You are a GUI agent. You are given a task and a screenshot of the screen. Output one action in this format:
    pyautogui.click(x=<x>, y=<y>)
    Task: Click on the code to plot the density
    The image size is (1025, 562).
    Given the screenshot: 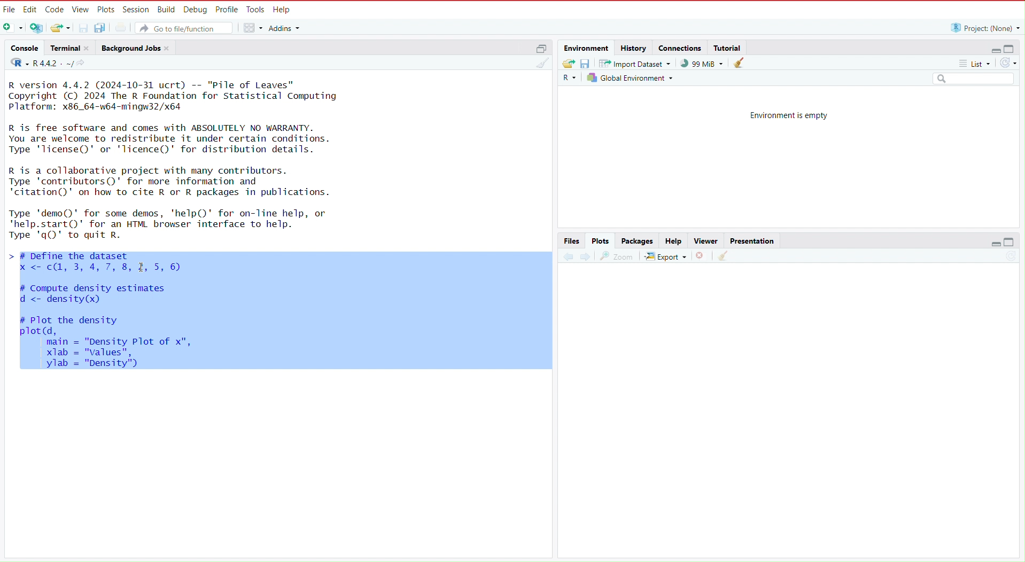 What is the action you would take?
    pyautogui.click(x=111, y=347)
    